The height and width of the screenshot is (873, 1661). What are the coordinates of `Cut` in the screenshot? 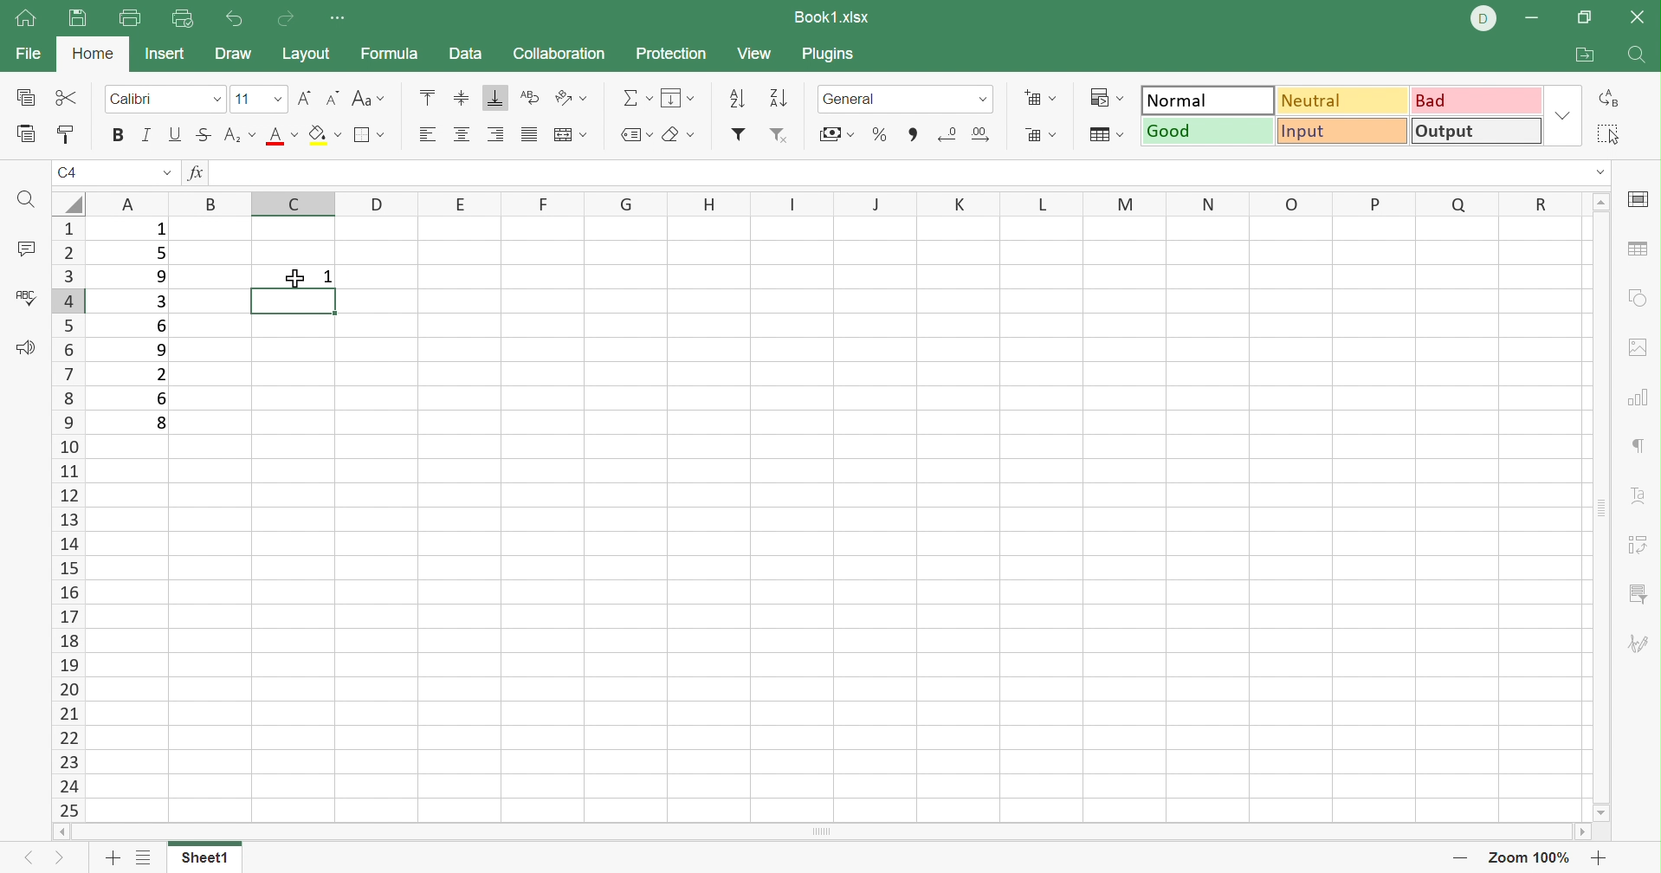 It's located at (65, 99).